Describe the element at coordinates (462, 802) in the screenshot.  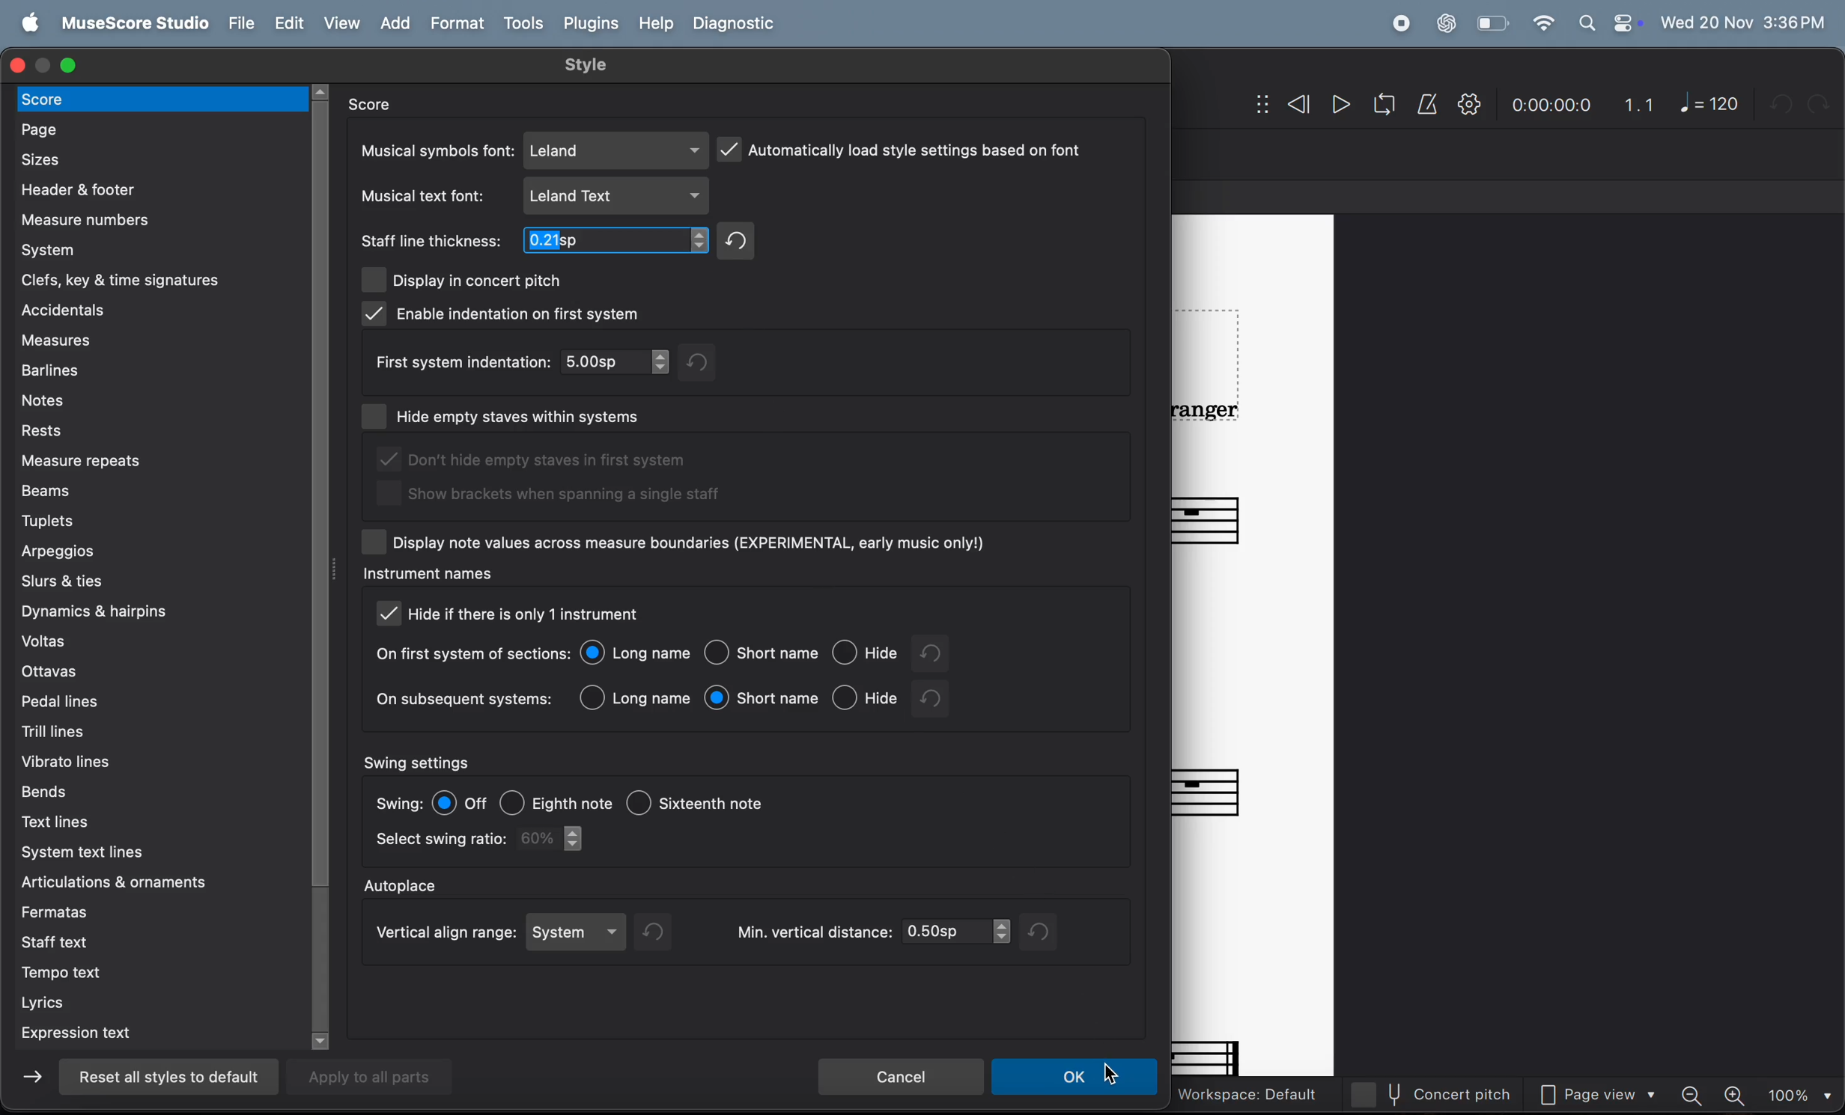
I see `off` at that location.